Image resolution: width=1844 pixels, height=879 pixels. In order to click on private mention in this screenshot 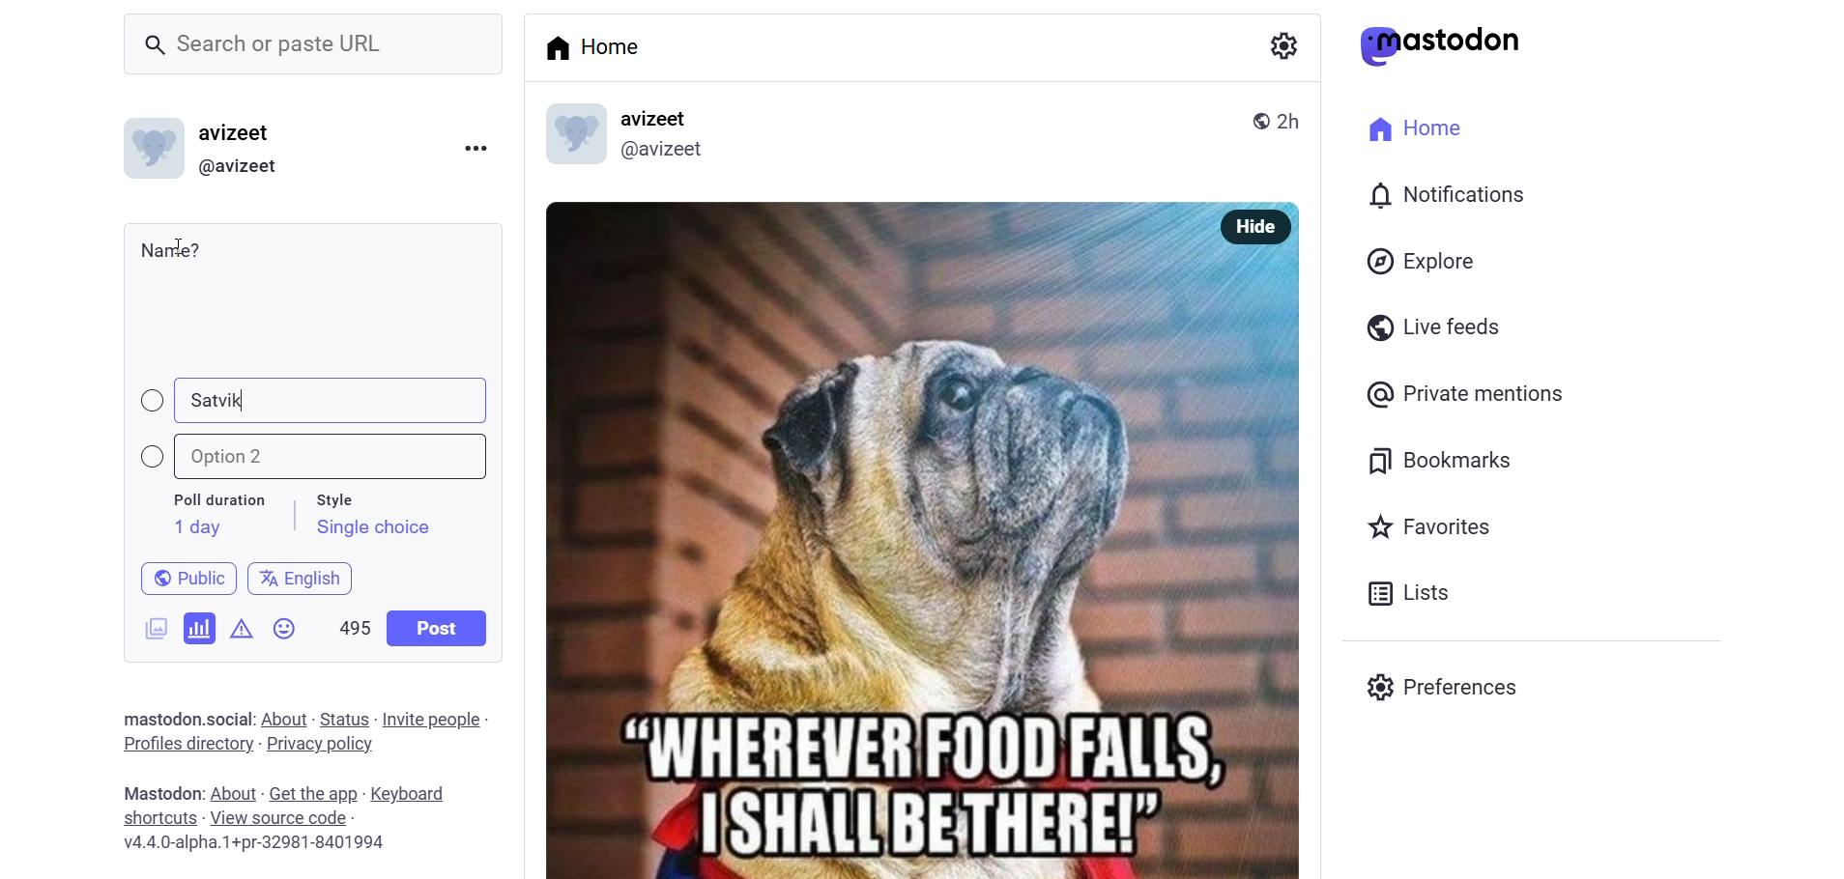, I will do `click(1467, 393)`.